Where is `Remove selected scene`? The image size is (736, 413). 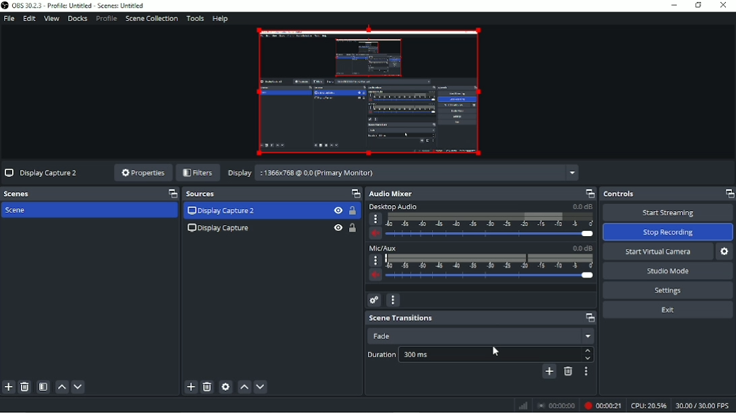
Remove selected scene is located at coordinates (25, 387).